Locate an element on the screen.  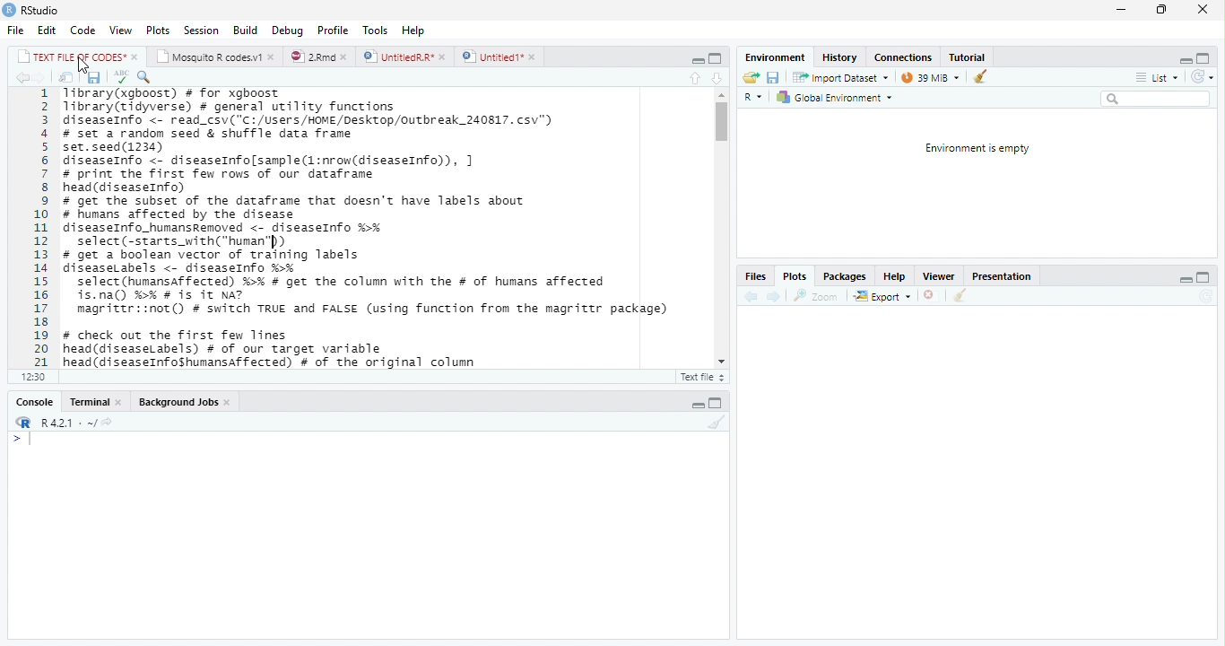
R 4.2.1 .~/ is located at coordinates (66, 422).